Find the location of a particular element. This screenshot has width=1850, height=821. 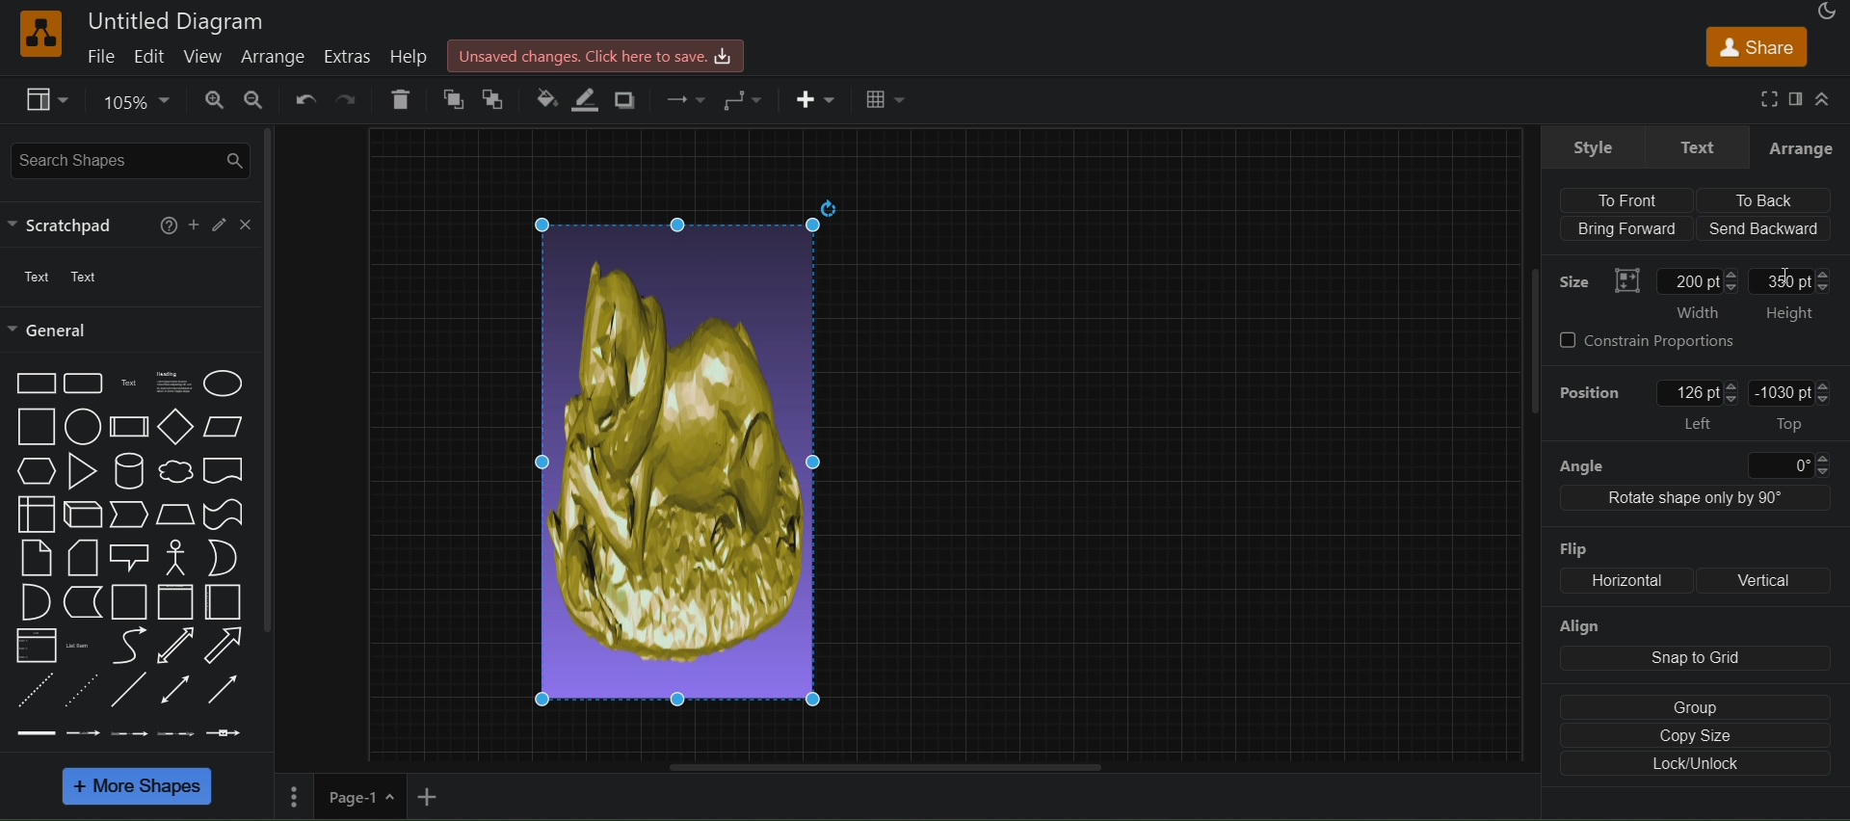

view is located at coordinates (47, 99).